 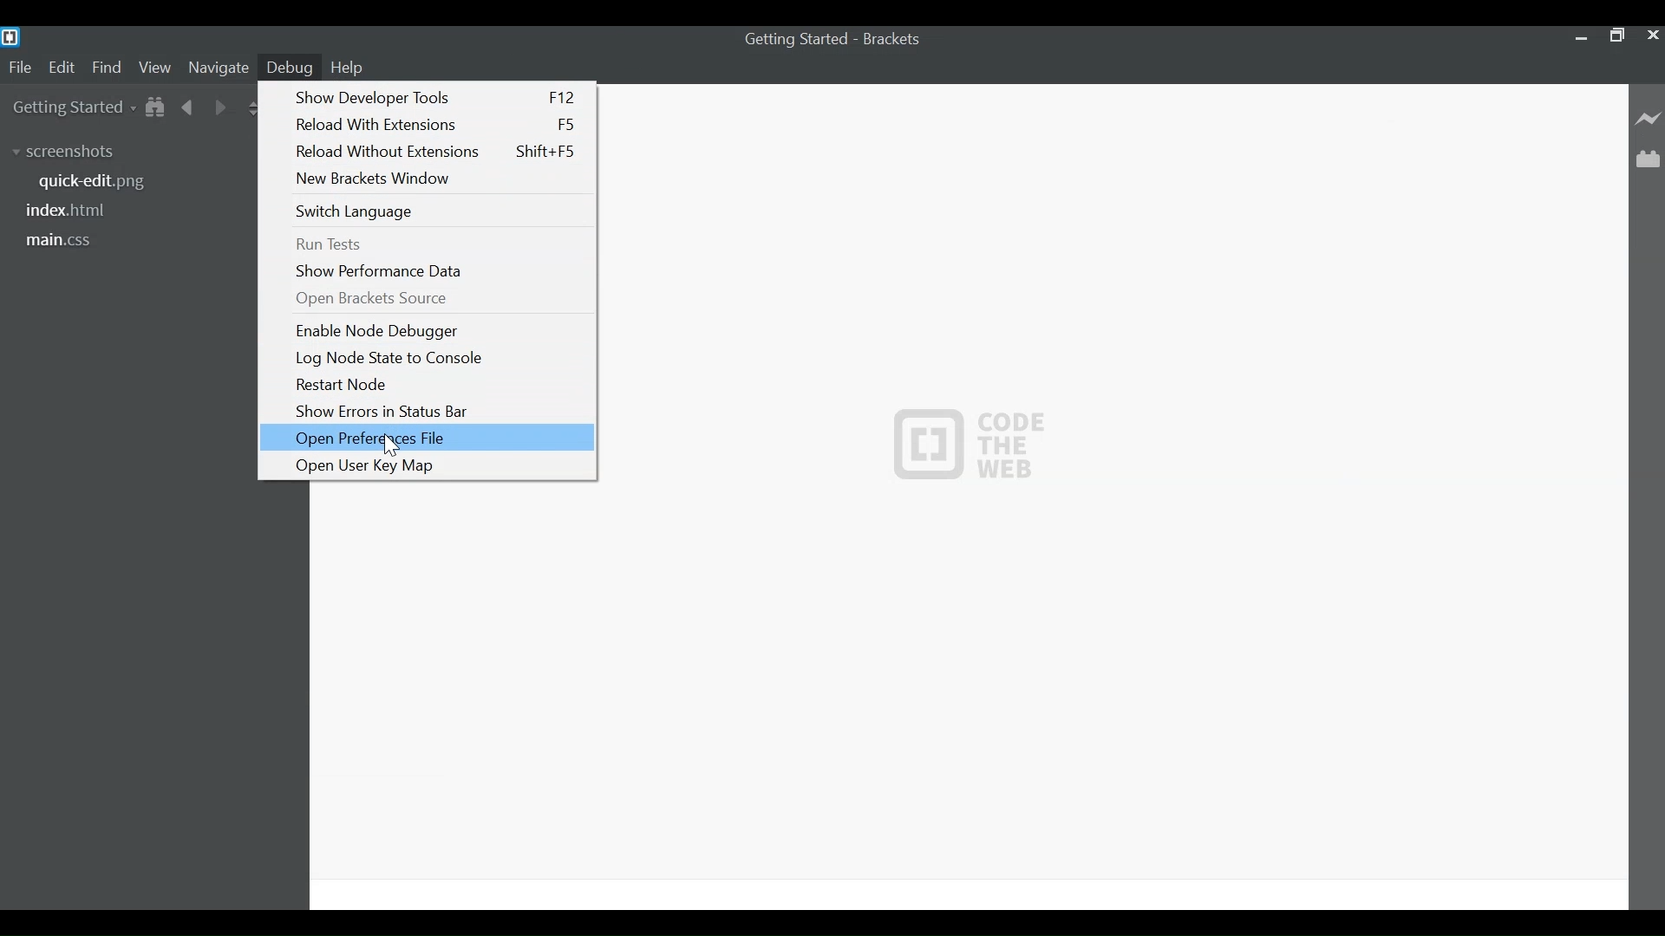 What do you see at coordinates (1649, 120) in the screenshot?
I see `Live Preview` at bounding box center [1649, 120].